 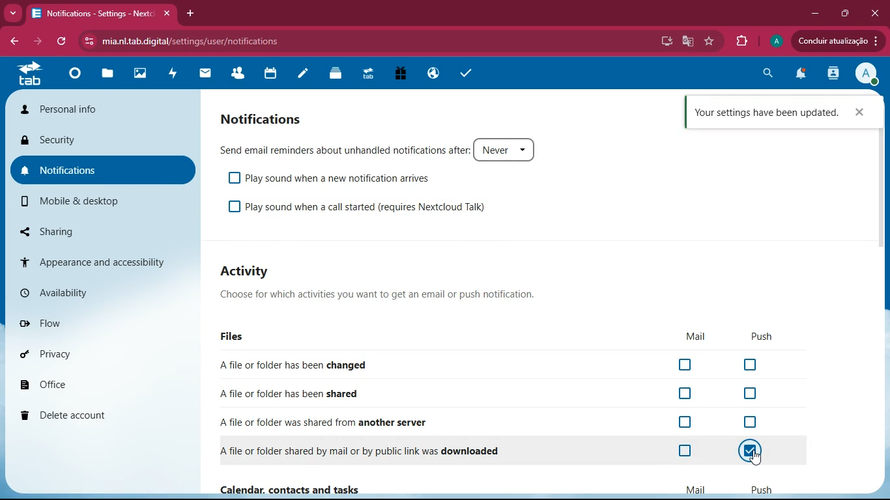 What do you see at coordinates (25, 73) in the screenshot?
I see `tab` at bounding box center [25, 73].